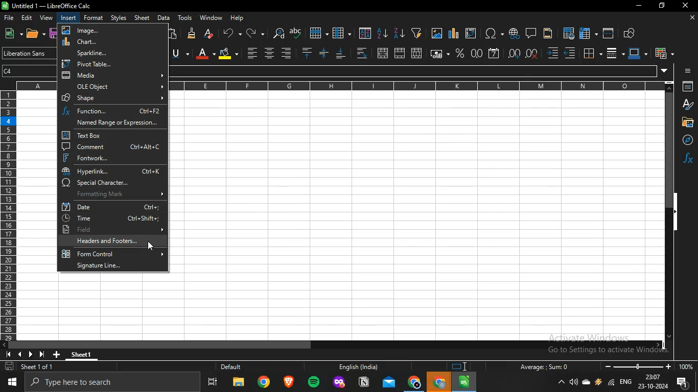  What do you see at coordinates (637, 6) in the screenshot?
I see `minimize` at bounding box center [637, 6].